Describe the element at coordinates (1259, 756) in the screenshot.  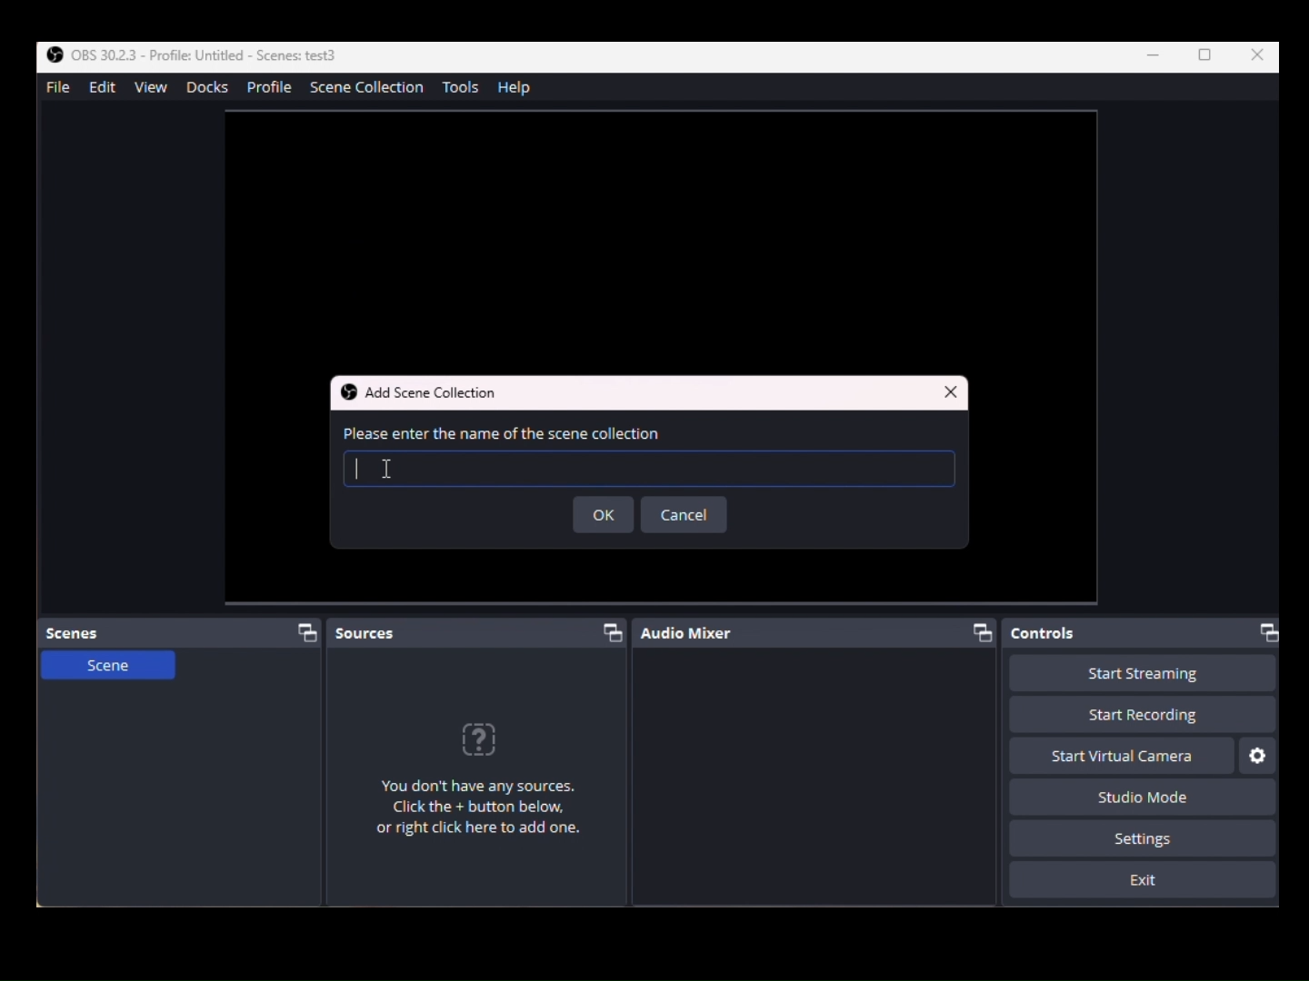
I see `Settings` at that location.